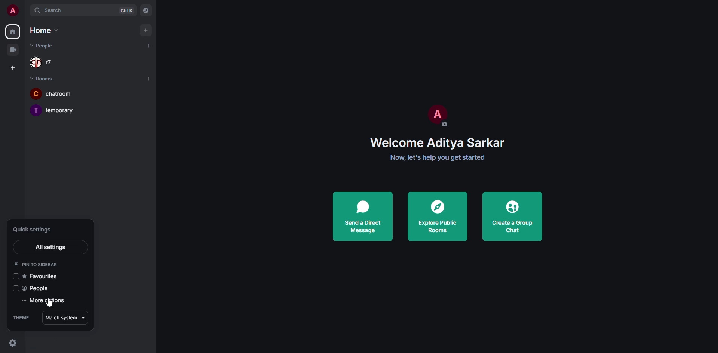 This screenshot has width=718, height=353. Describe the element at coordinates (510, 216) in the screenshot. I see `create a group chat` at that location.